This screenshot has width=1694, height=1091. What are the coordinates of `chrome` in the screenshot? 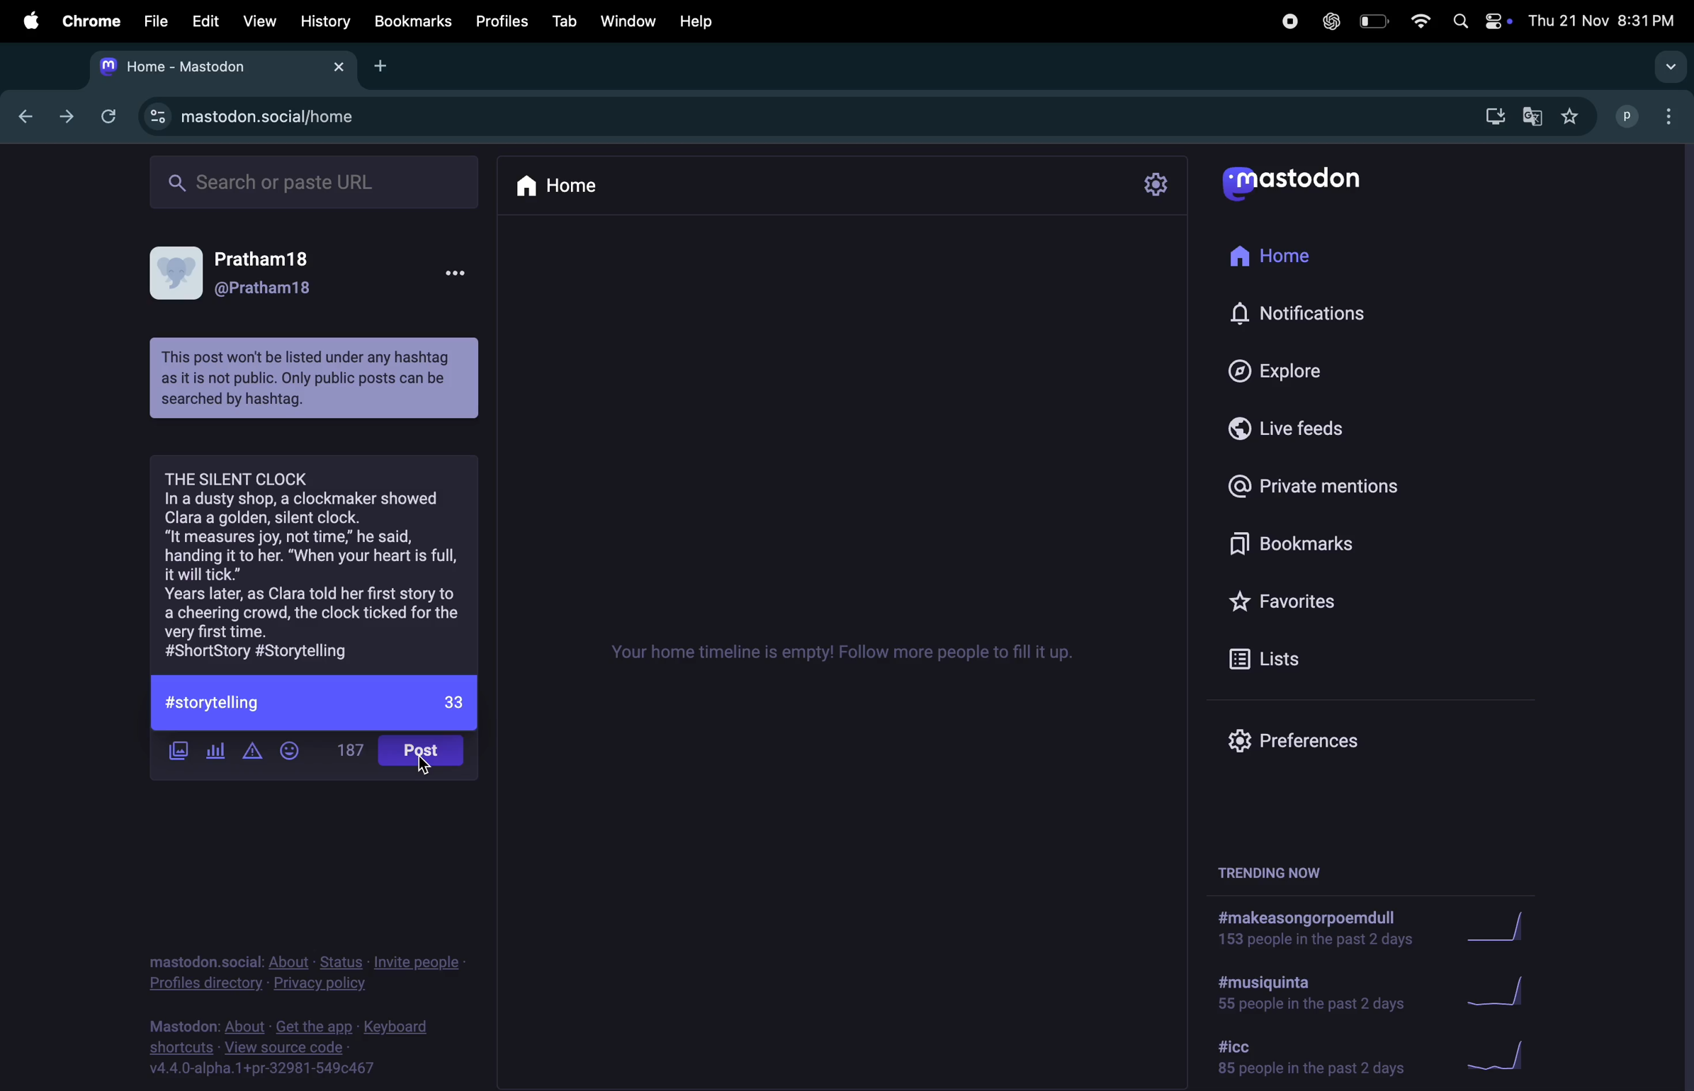 It's located at (91, 19).